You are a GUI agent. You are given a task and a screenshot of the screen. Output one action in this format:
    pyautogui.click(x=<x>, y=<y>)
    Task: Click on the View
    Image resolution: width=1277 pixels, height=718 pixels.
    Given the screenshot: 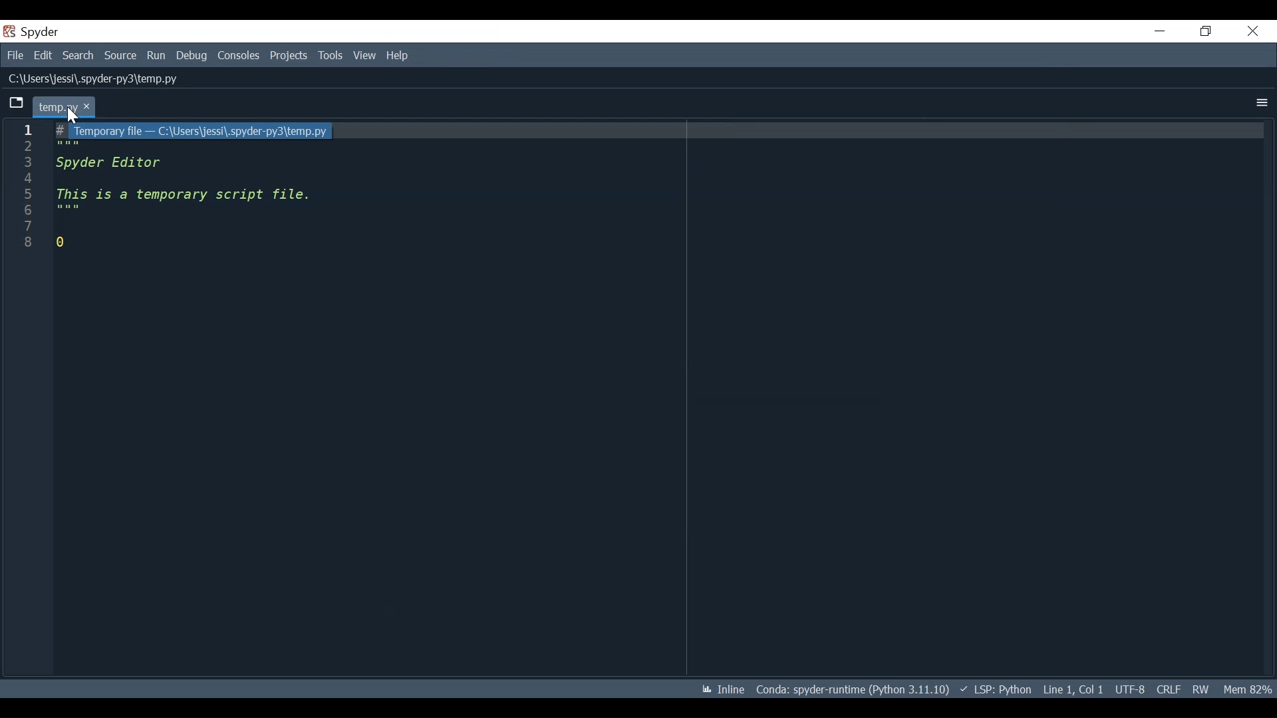 What is the action you would take?
    pyautogui.click(x=365, y=56)
    